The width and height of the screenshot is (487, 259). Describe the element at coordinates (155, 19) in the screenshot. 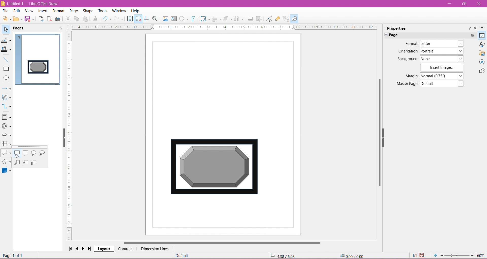

I see `Zoom and Pan` at that location.